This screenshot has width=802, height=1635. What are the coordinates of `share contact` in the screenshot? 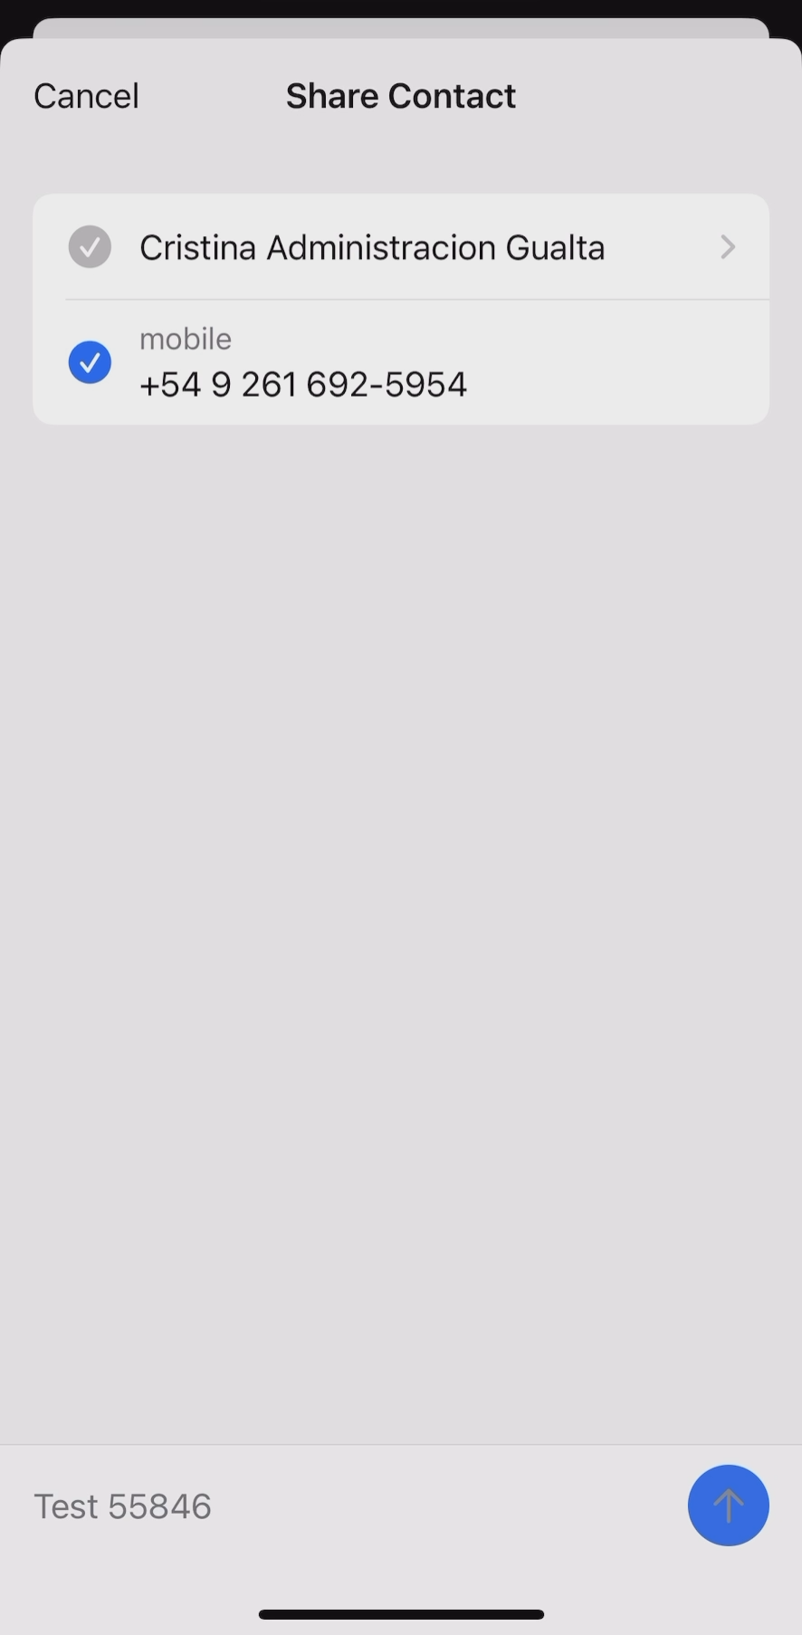 It's located at (402, 92).